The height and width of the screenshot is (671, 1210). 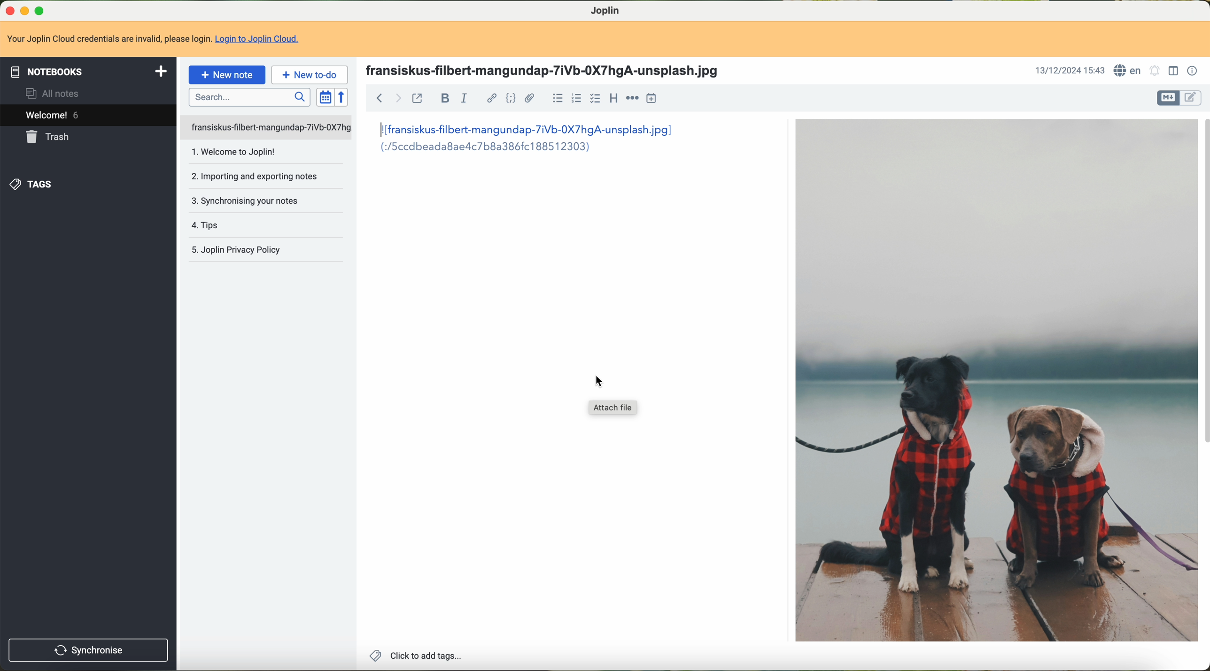 What do you see at coordinates (265, 127) in the screenshot?
I see `untitled note` at bounding box center [265, 127].